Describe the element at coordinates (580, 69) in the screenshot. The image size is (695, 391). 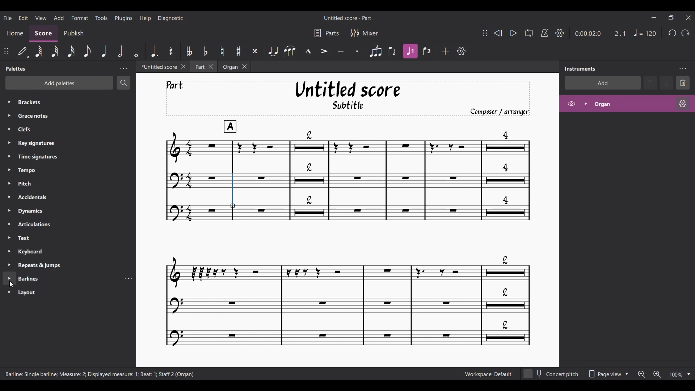
I see `Panel title` at that location.